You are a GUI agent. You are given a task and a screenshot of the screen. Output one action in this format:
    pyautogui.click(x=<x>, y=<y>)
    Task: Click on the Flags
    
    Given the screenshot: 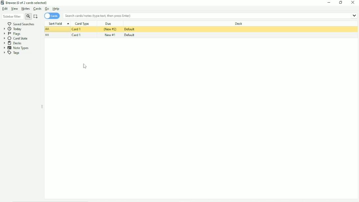 What is the action you would take?
    pyautogui.click(x=12, y=34)
    